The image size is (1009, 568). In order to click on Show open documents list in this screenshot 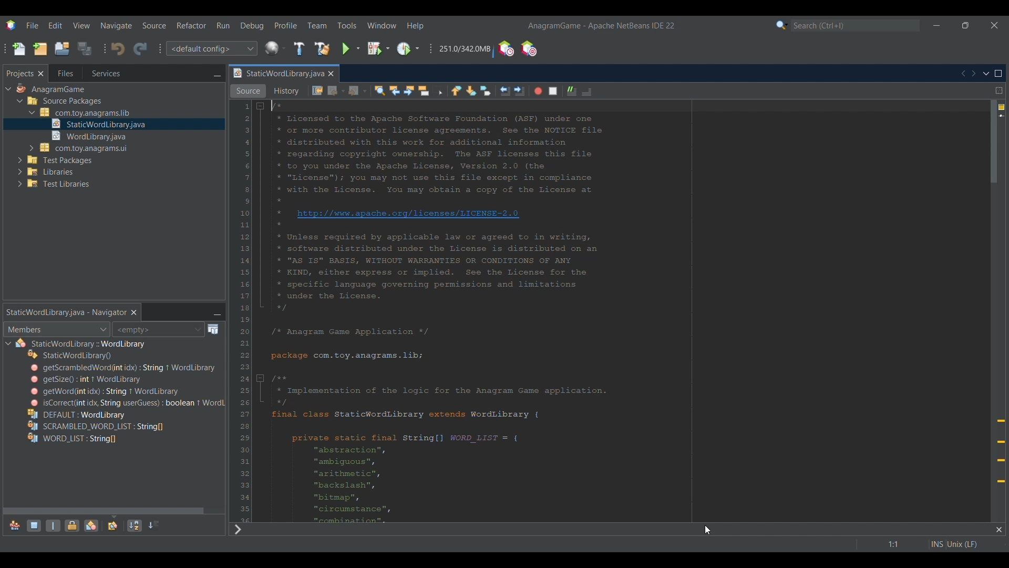, I will do `click(986, 74)`.